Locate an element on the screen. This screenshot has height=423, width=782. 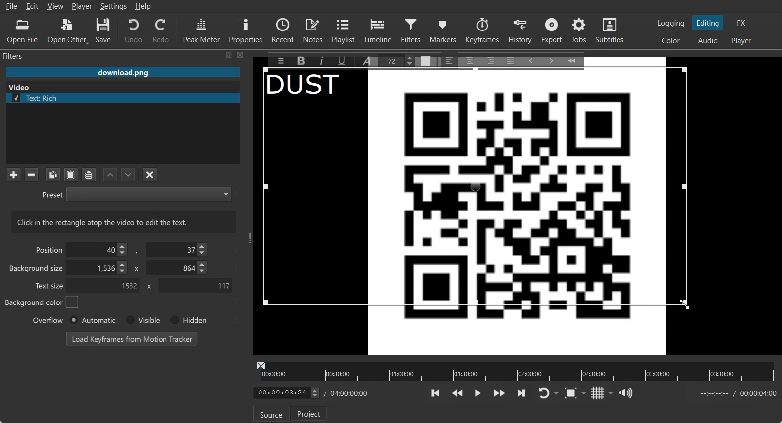
Text is located at coordinates (310, 87).